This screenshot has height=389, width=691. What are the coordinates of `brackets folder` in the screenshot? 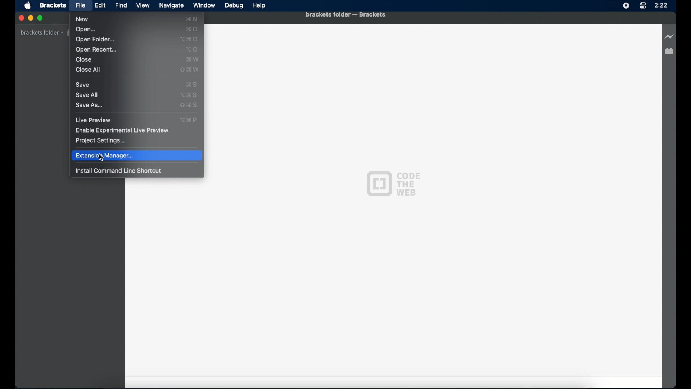 It's located at (41, 32).